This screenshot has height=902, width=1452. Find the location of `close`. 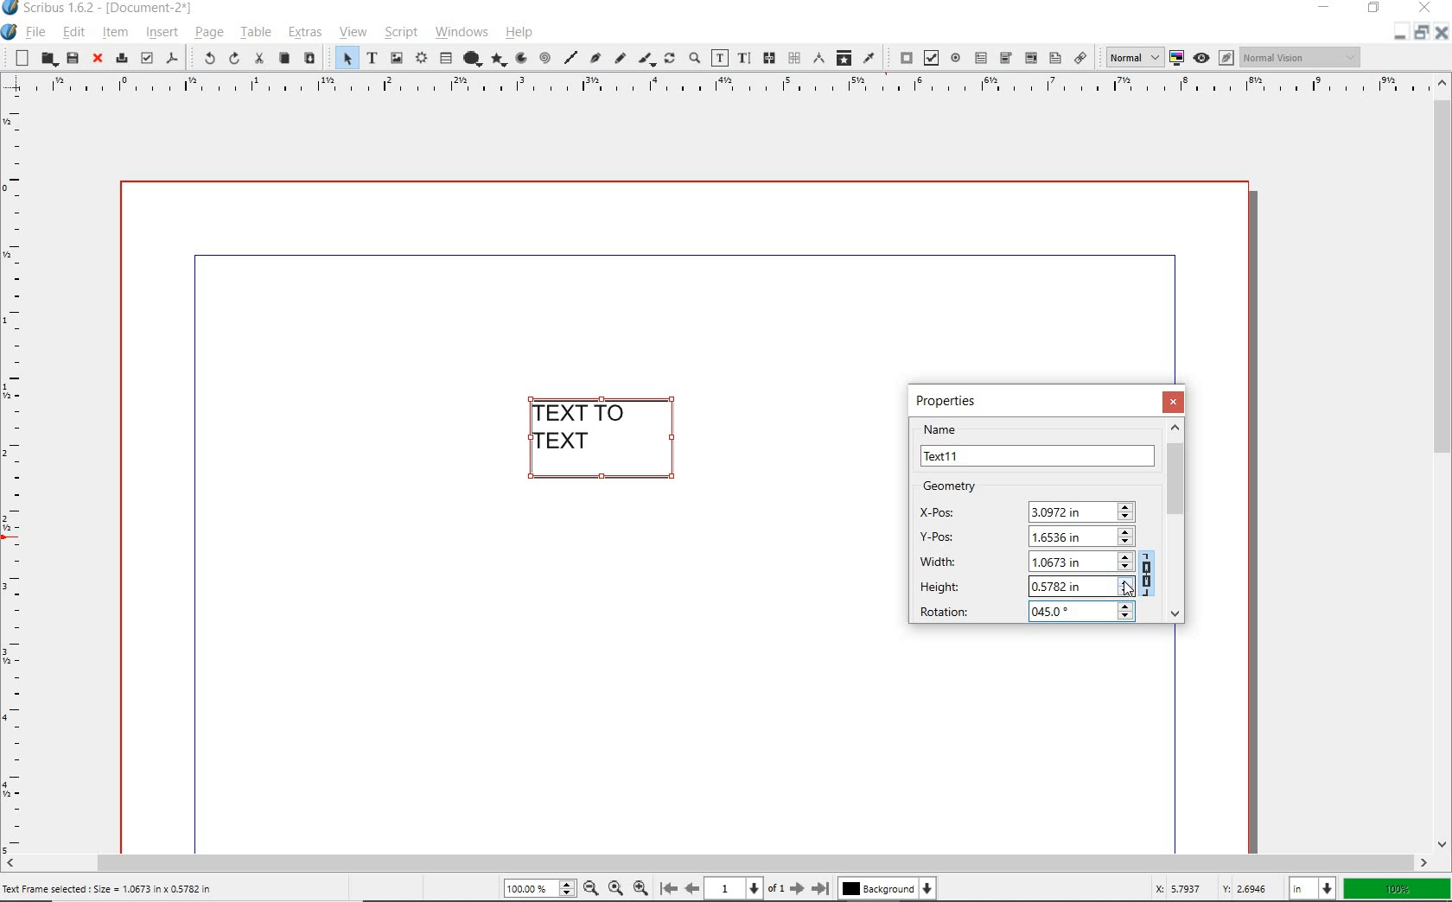

close is located at coordinates (98, 59).